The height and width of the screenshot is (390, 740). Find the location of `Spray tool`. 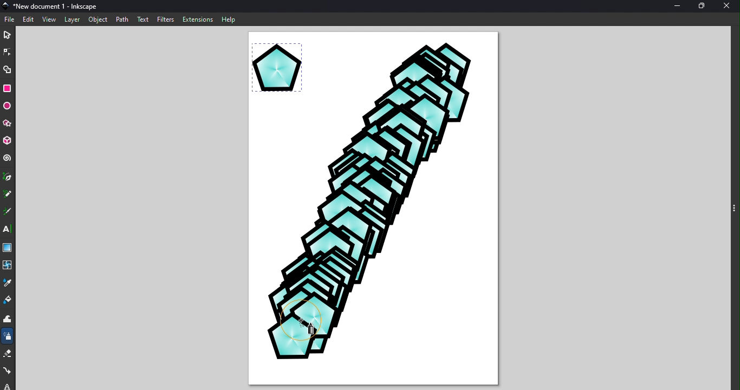

Spray tool is located at coordinates (8, 338).